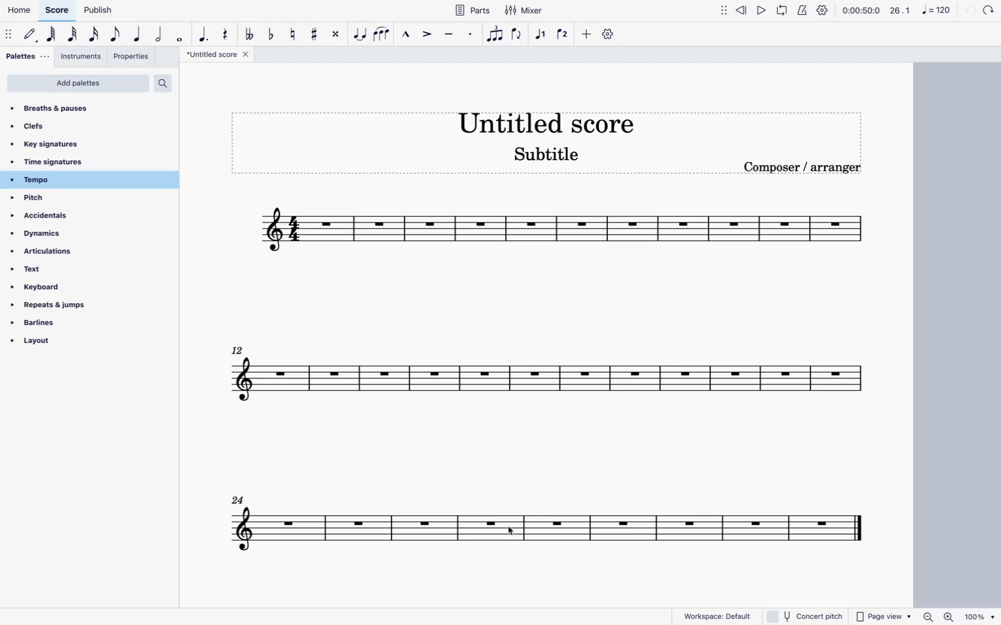 The width and height of the screenshot is (1001, 625). Describe the element at coordinates (49, 269) in the screenshot. I see `text` at that location.